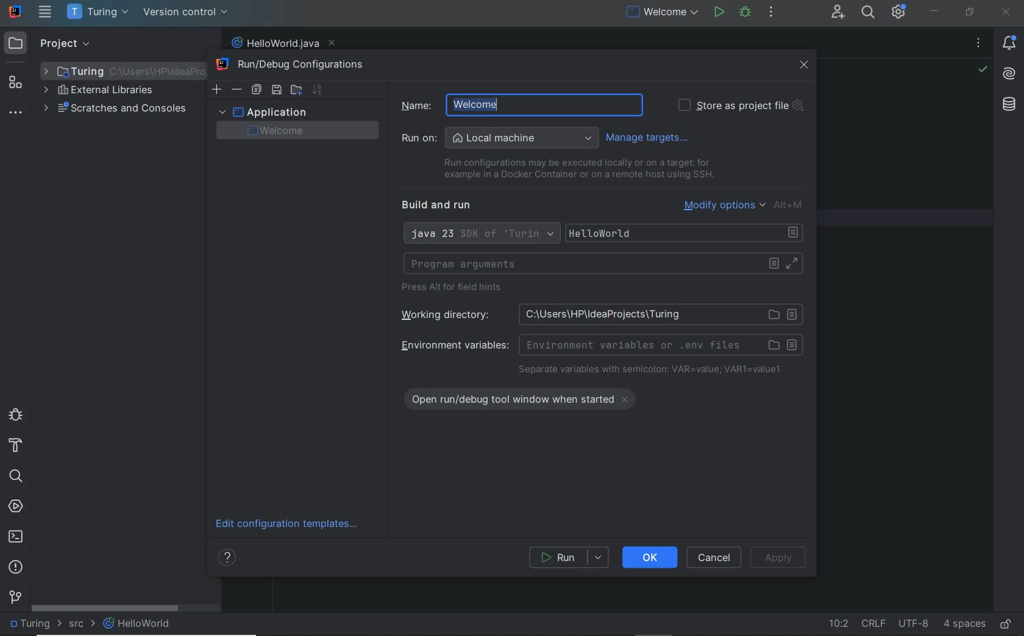 The image size is (1024, 636). I want to click on debug, so click(15, 414).